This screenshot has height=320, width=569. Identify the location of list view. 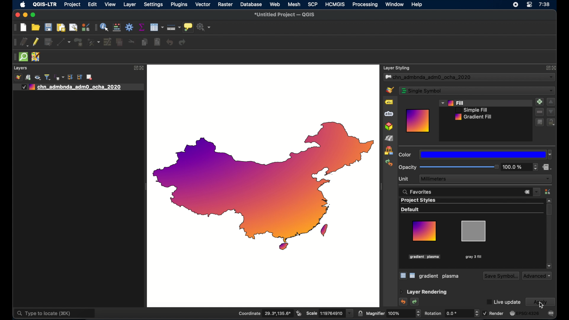
(413, 276).